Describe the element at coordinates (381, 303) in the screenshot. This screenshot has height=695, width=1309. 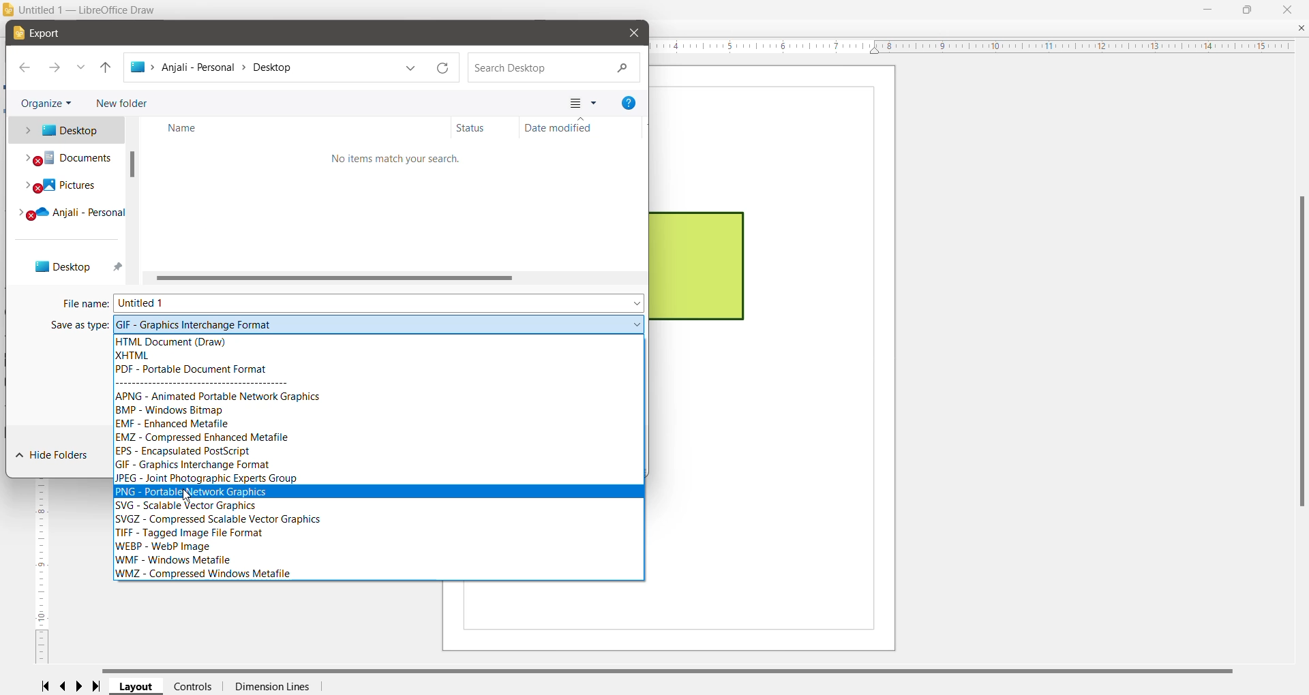
I see `Set File Name` at that location.